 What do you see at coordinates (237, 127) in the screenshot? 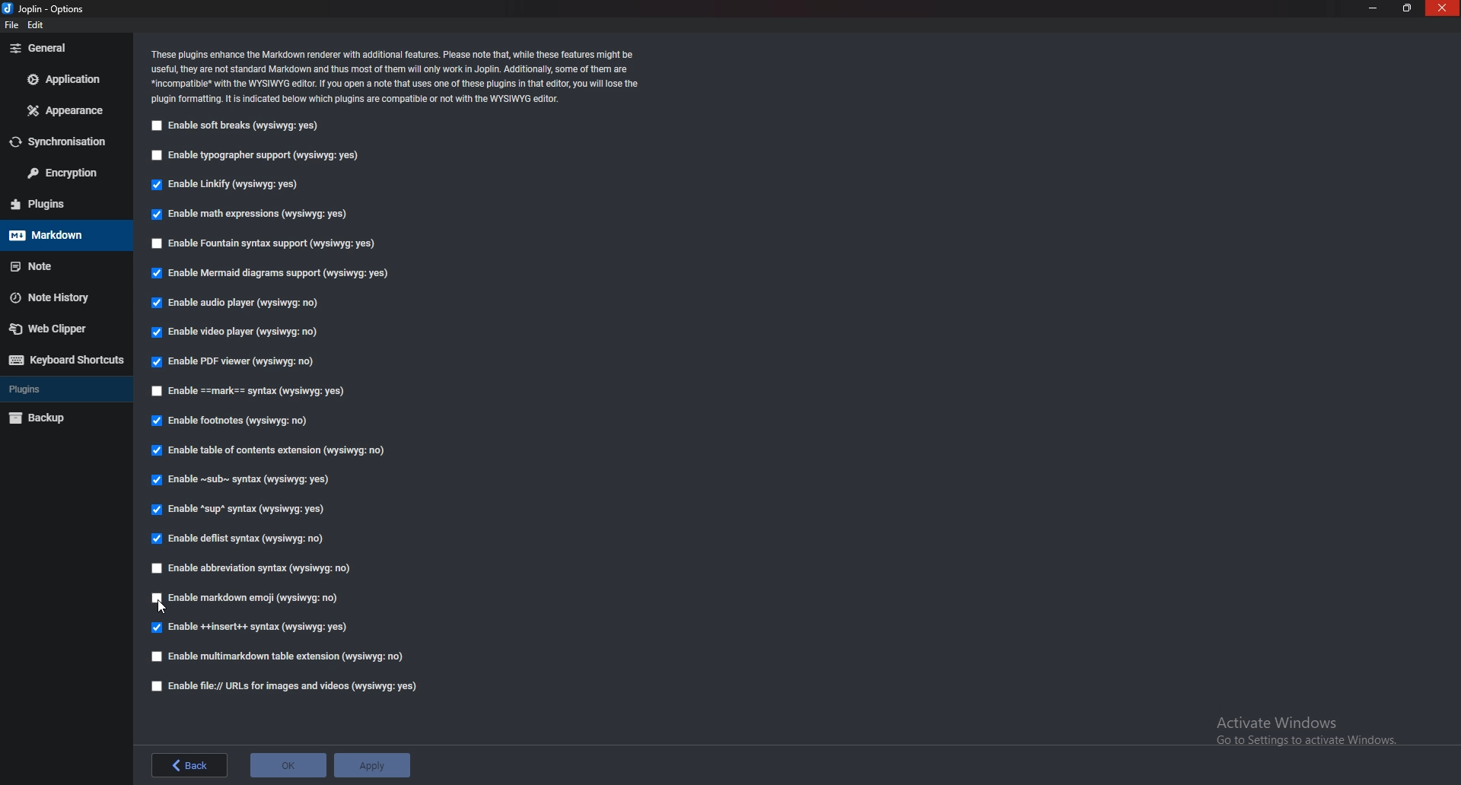
I see `Enable soft breaks` at bounding box center [237, 127].